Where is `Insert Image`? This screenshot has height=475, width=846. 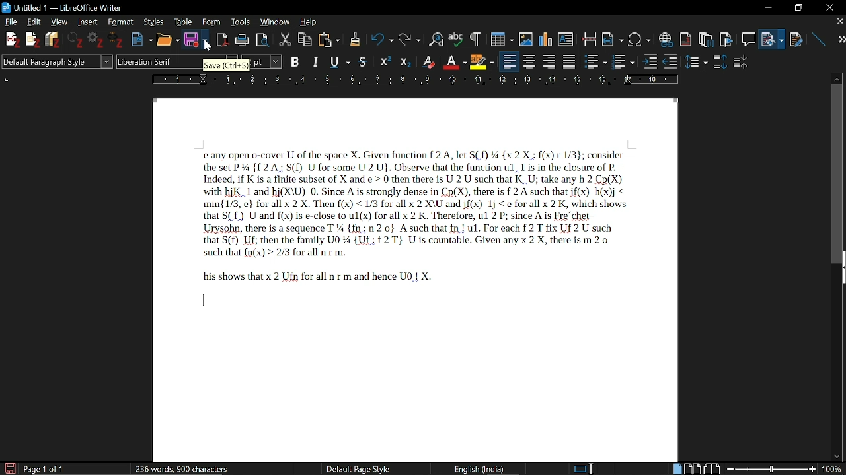
Insert Image is located at coordinates (521, 37).